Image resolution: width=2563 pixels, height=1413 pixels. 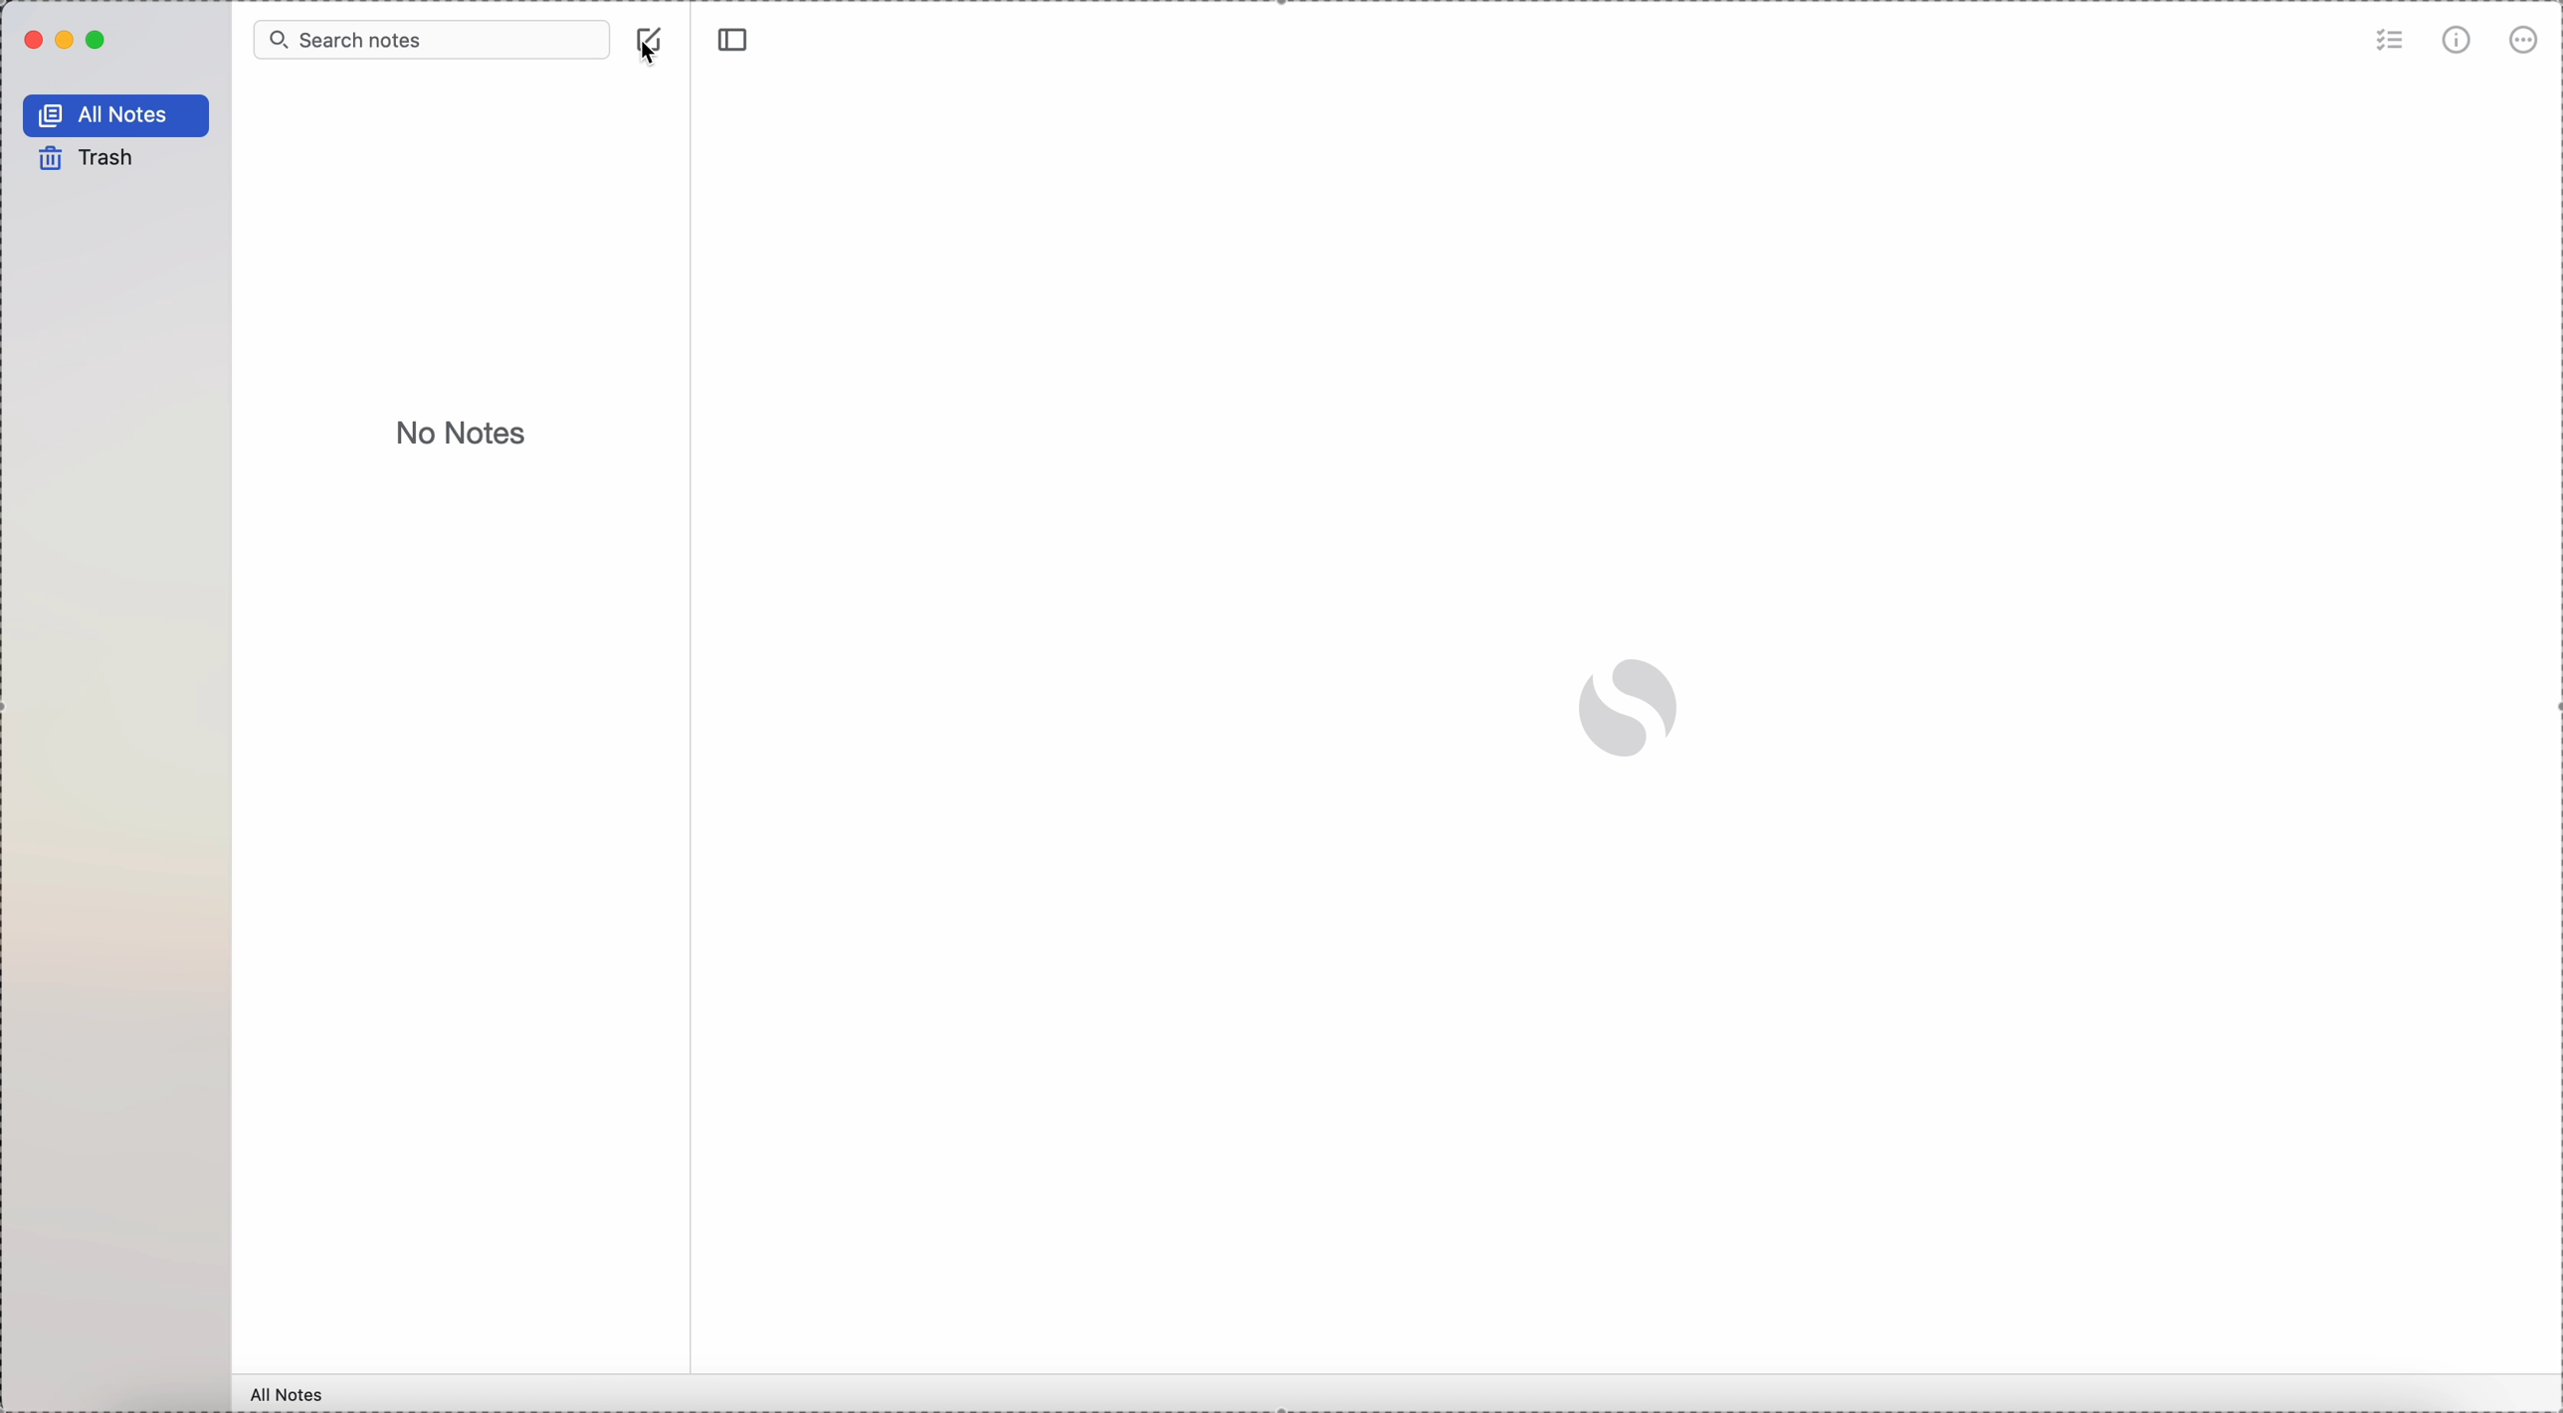 What do you see at coordinates (2460, 41) in the screenshot?
I see `metrics` at bounding box center [2460, 41].